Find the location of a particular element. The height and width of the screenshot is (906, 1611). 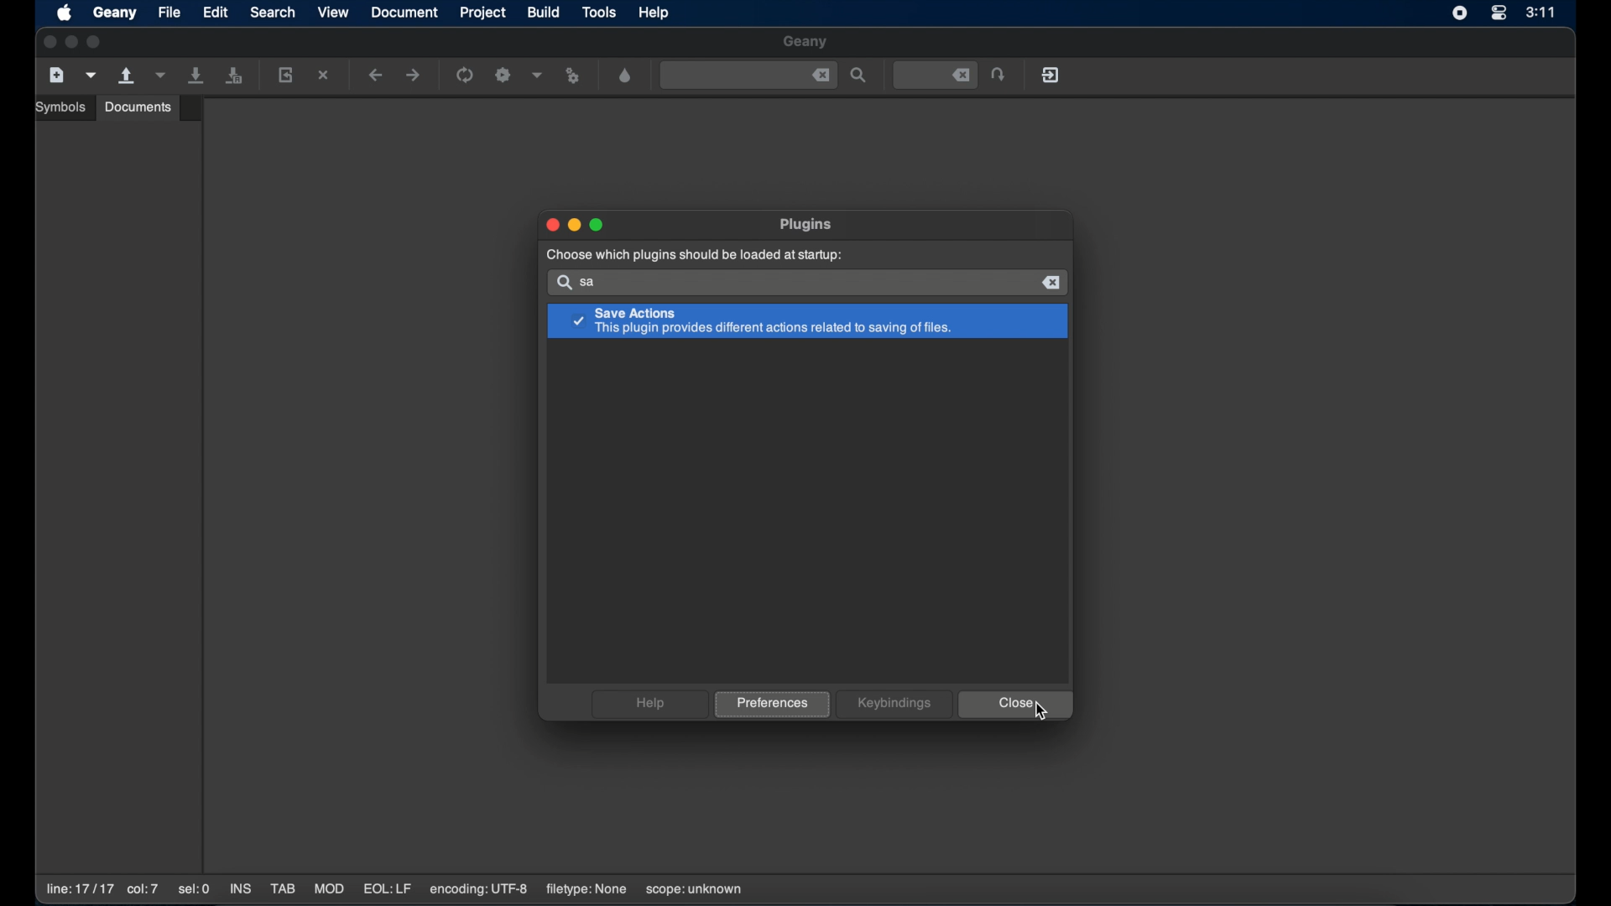

documents is located at coordinates (138, 107).